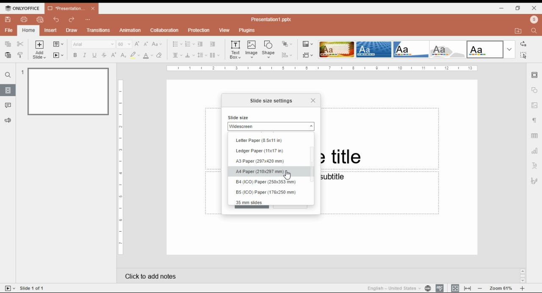 Image resolution: width=542 pixels, height=293 pixels. I want to click on Cursor, so click(287, 175).